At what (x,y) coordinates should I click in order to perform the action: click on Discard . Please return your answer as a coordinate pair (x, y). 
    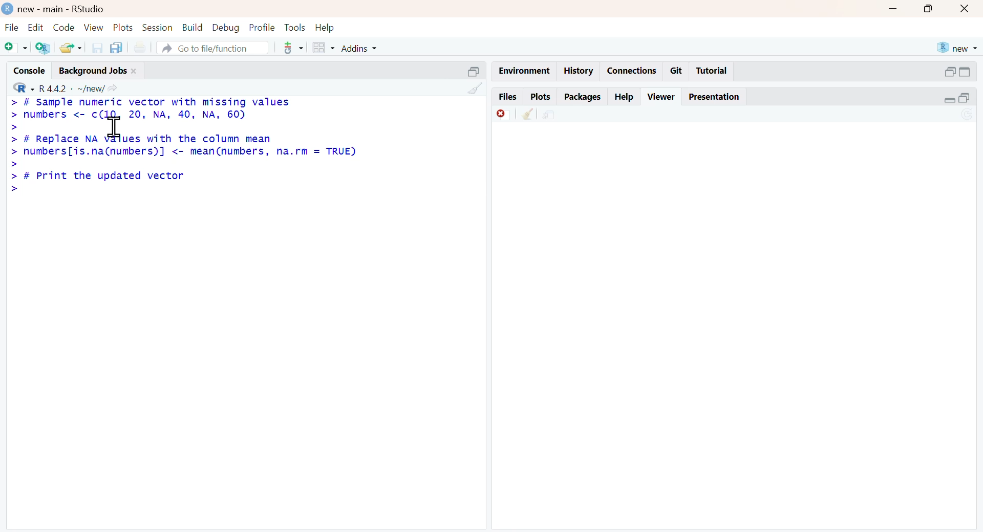
    Looking at the image, I should click on (503, 115).